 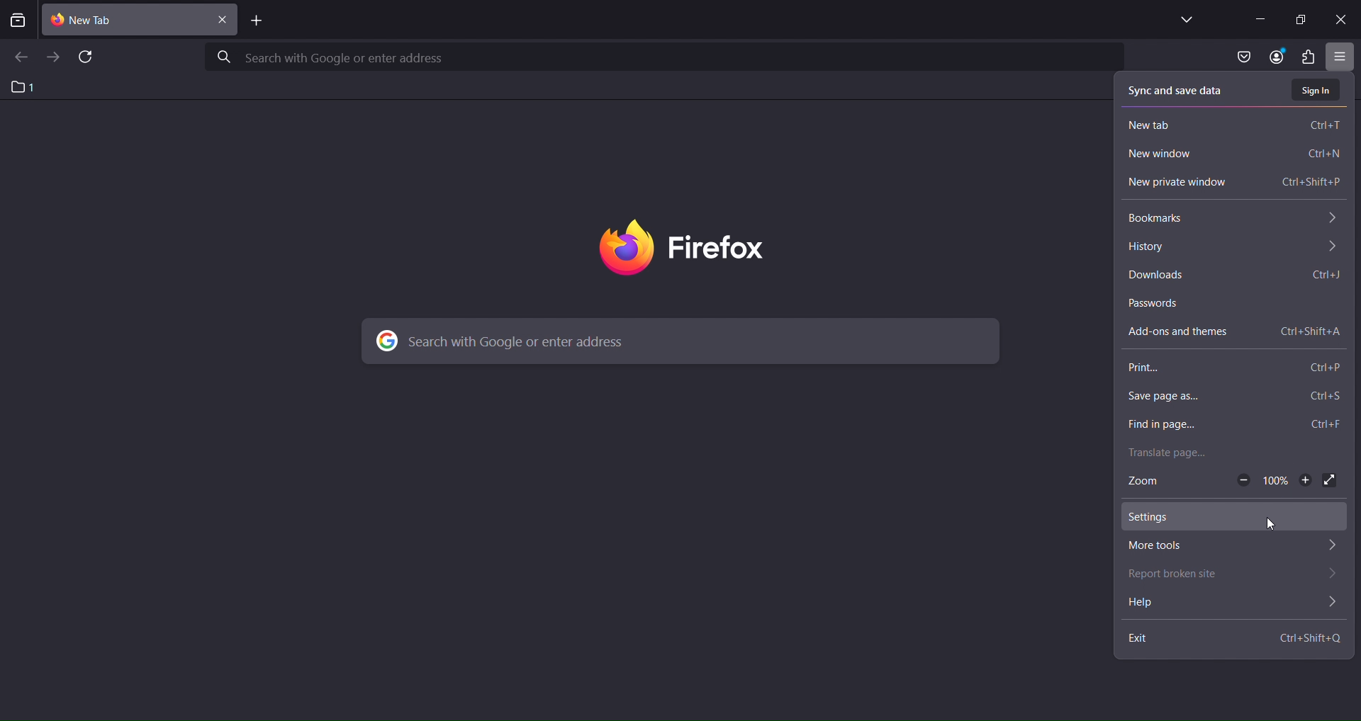 I want to click on translate page, so click(x=1231, y=455).